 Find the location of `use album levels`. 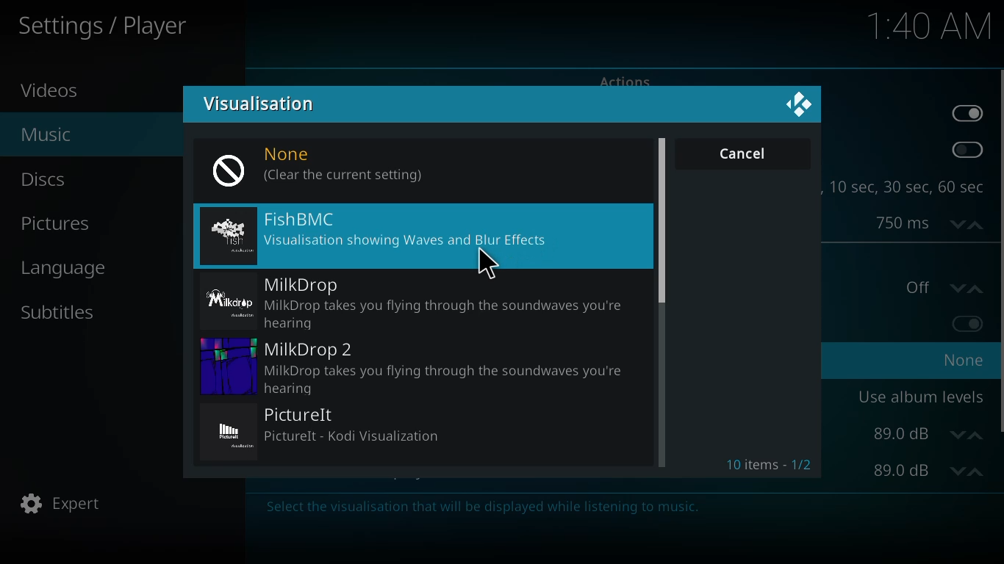

use album levels is located at coordinates (920, 396).